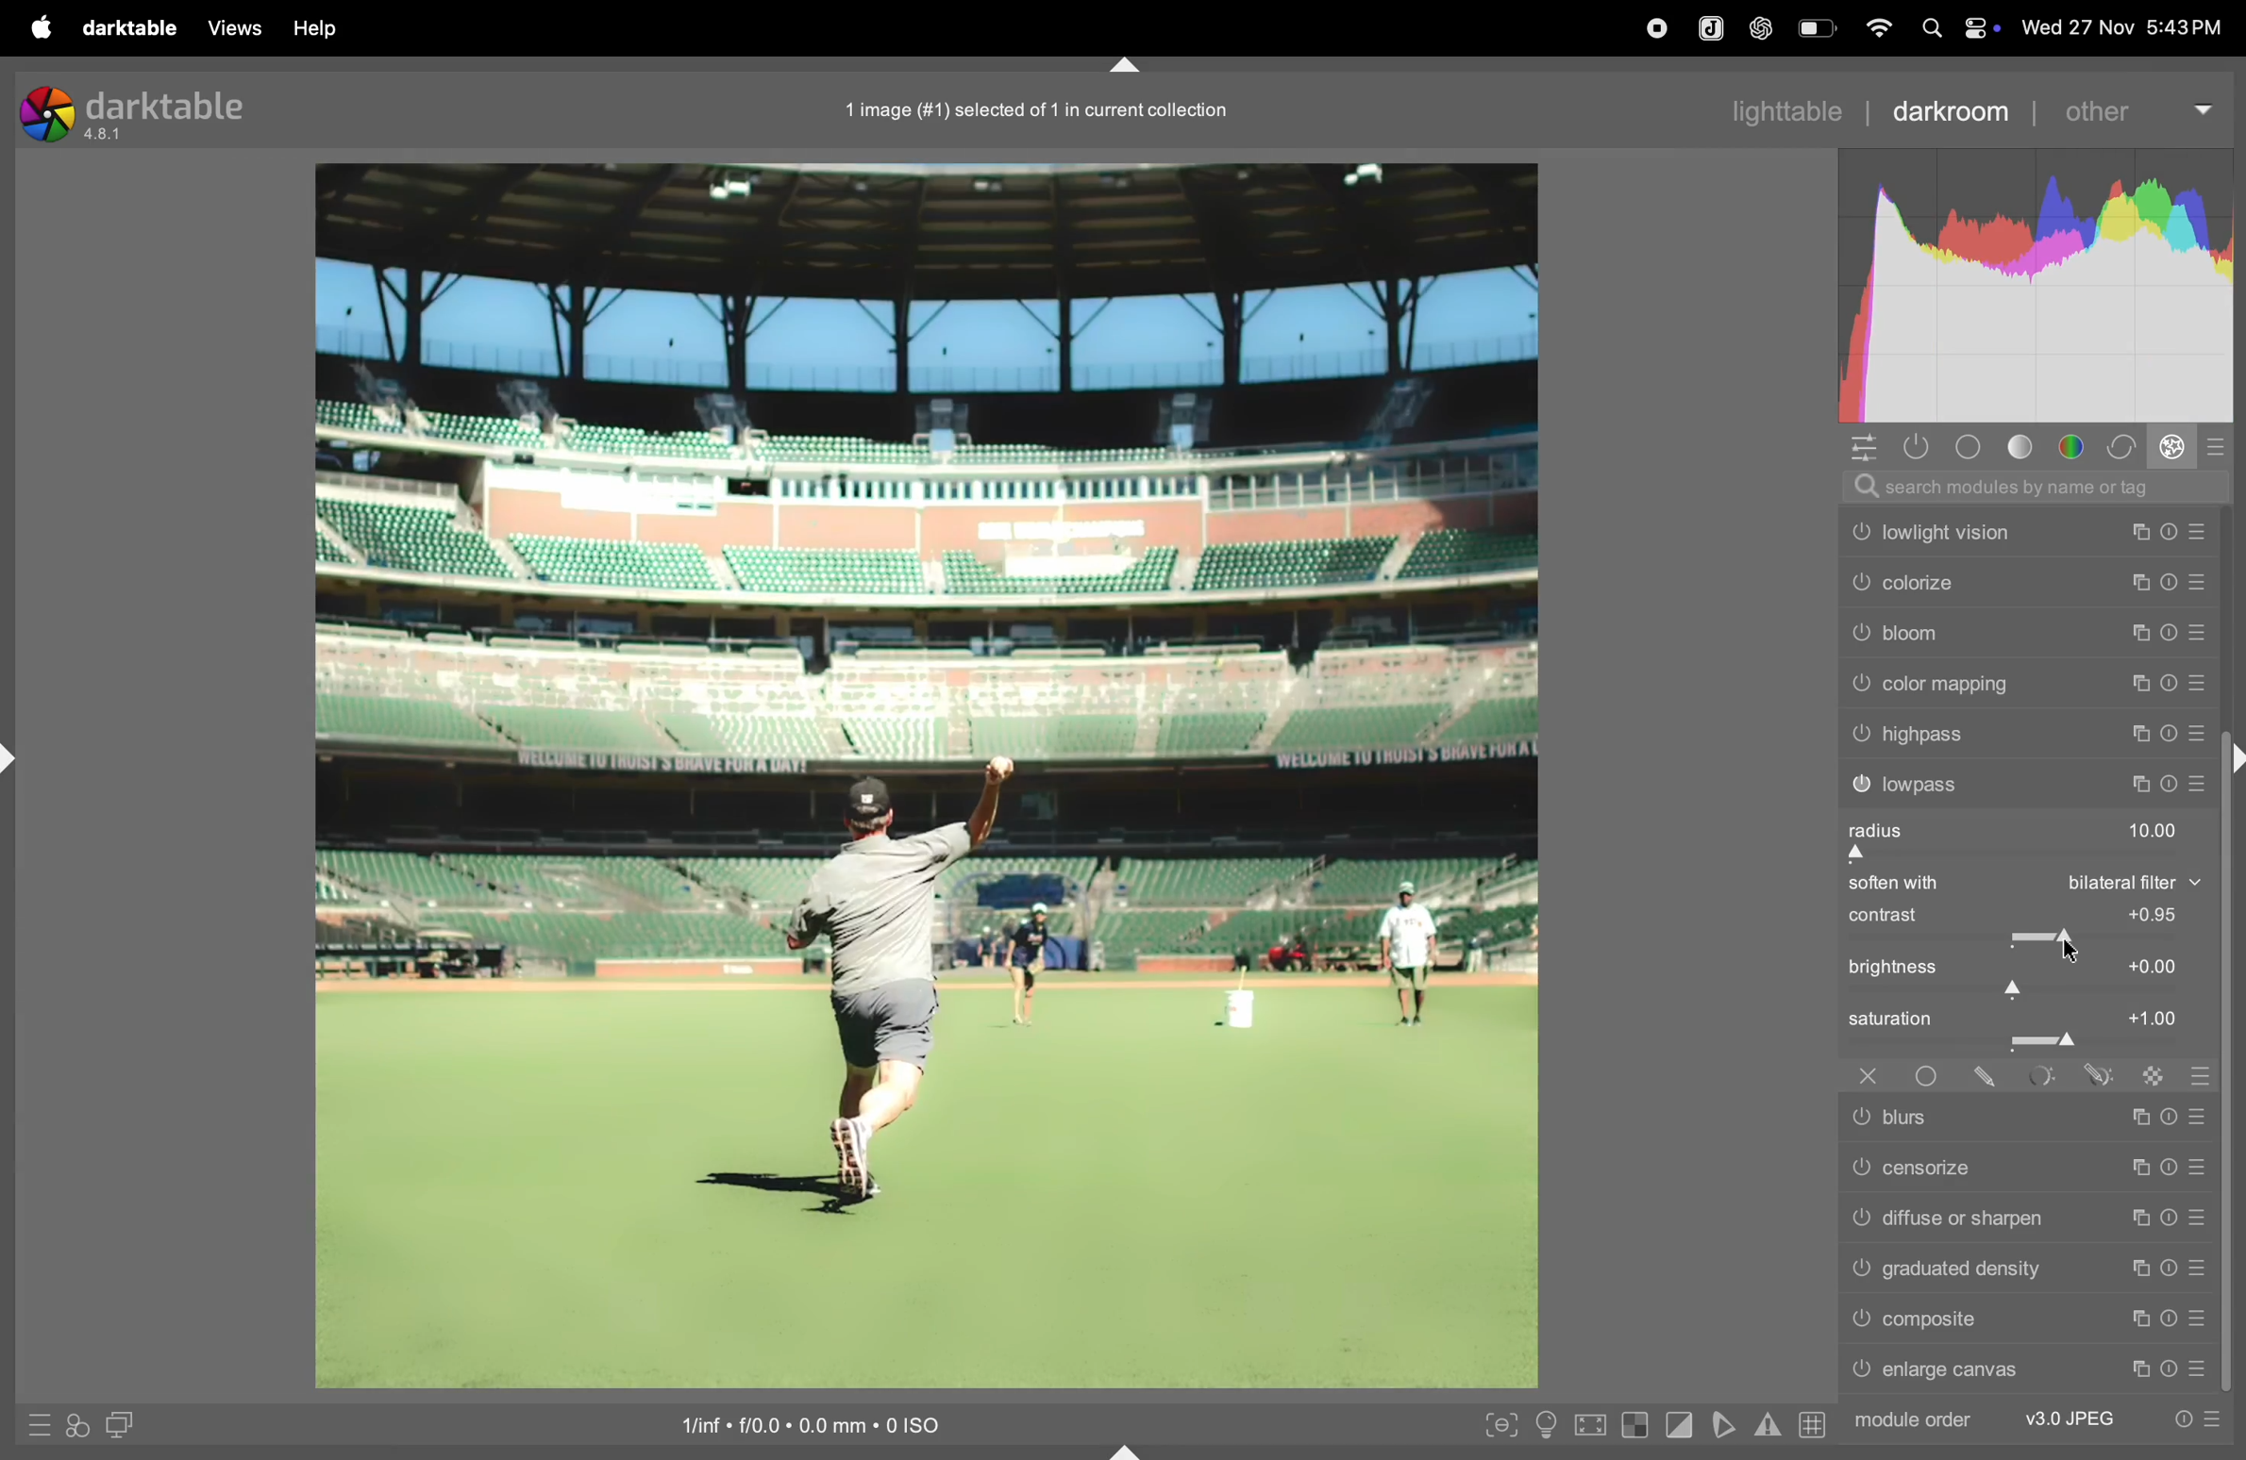 This screenshot has width=2246, height=1460. I want to click on shift+ctrl+t, so click(1127, 65).